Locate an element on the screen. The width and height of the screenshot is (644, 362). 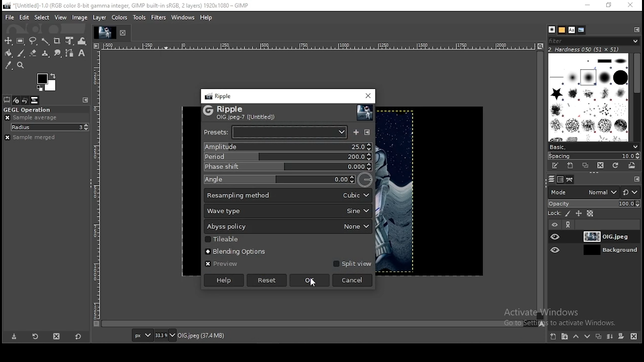
fonts is located at coordinates (572, 30).